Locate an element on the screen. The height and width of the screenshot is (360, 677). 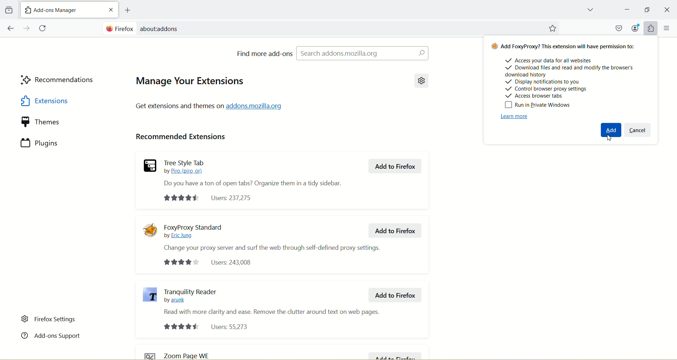
Manage Your Extensions is located at coordinates (211, 95).